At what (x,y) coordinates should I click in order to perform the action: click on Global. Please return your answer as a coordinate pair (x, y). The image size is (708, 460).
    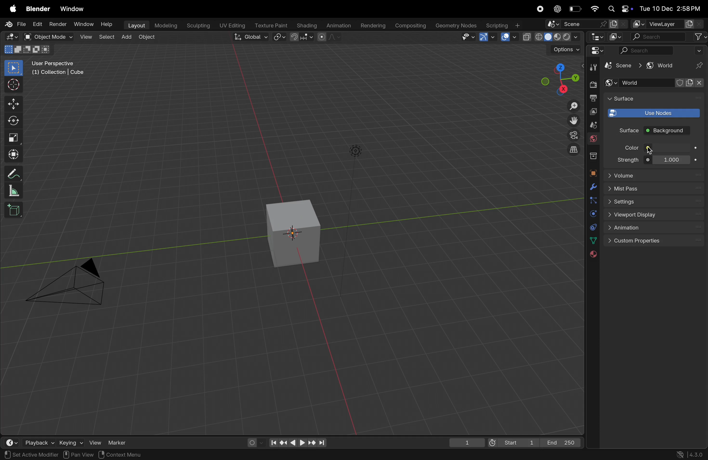
    Looking at the image, I should click on (249, 37).